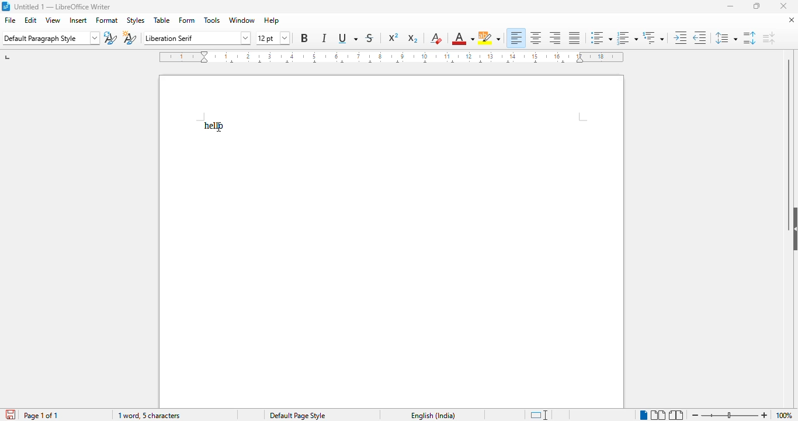 This screenshot has width=798, height=421. What do you see at coordinates (695, 415) in the screenshot?
I see `zoom out` at bounding box center [695, 415].